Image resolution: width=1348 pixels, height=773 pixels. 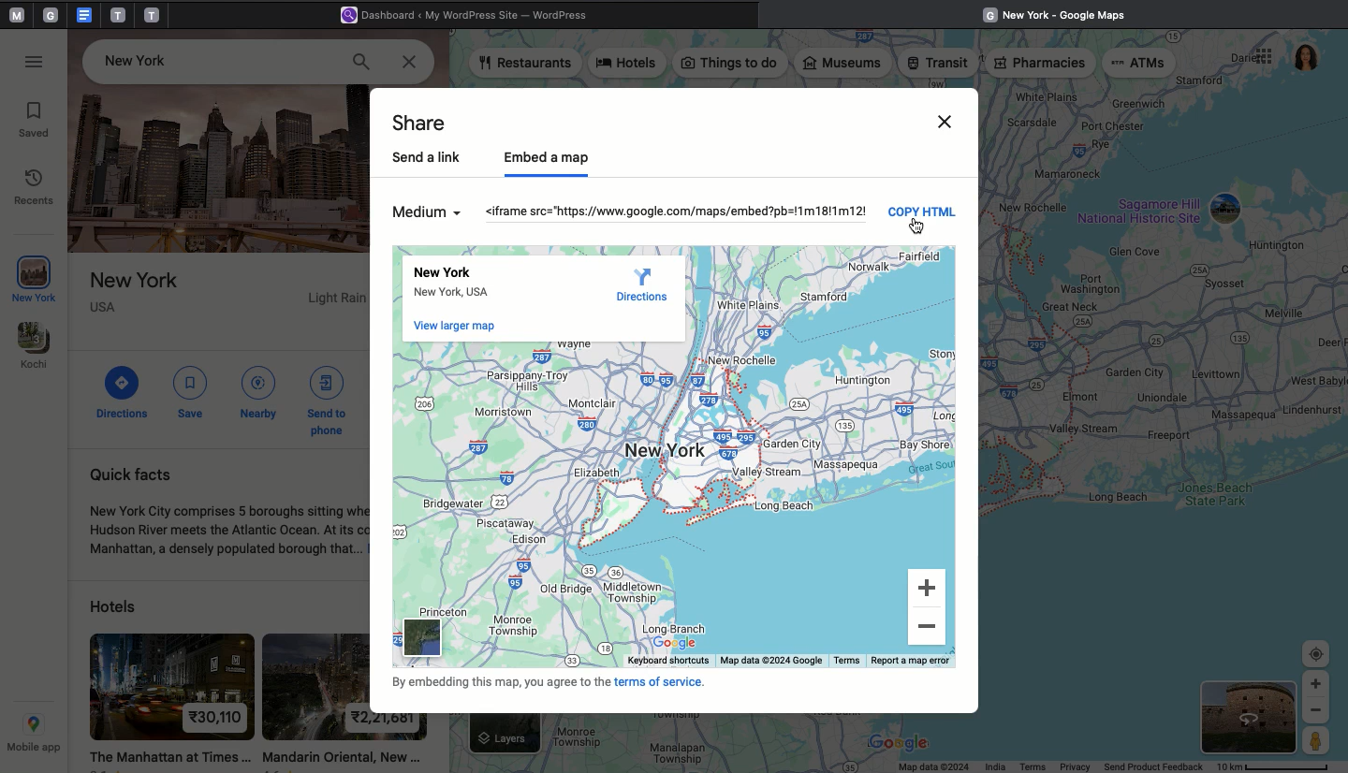 What do you see at coordinates (472, 284) in the screenshot?
I see `New York` at bounding box center [472, 284].